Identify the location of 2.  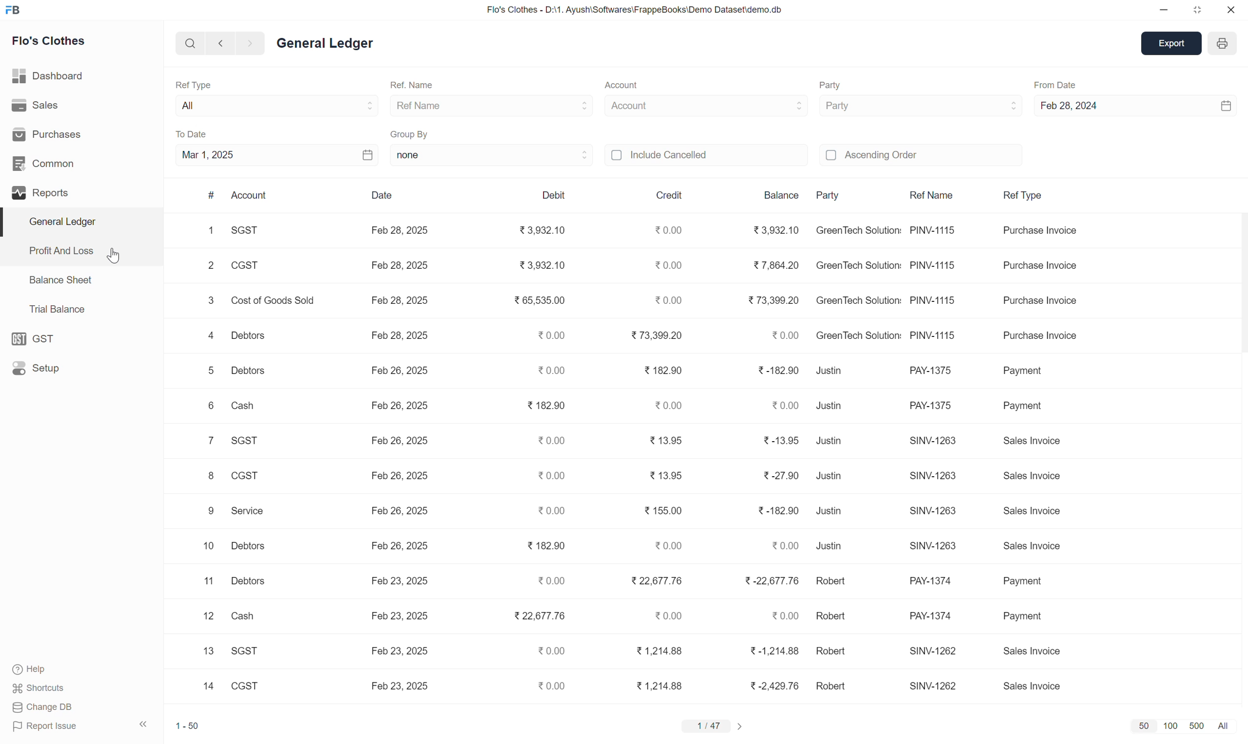
(209, 266).